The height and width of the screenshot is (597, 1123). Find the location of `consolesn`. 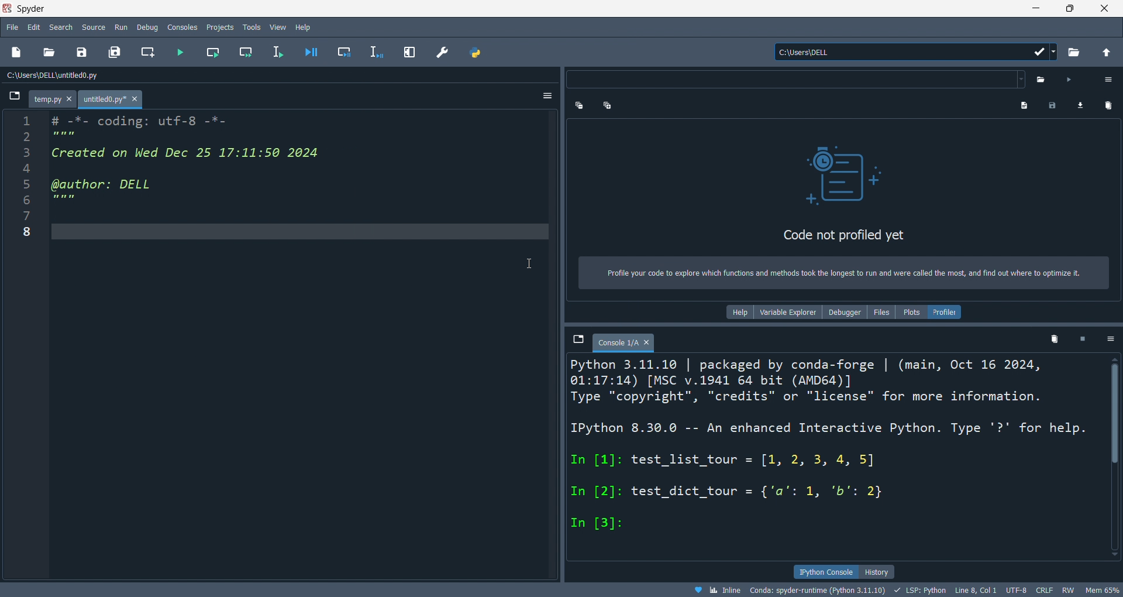

consolesn is located at coordinates (180, 28).